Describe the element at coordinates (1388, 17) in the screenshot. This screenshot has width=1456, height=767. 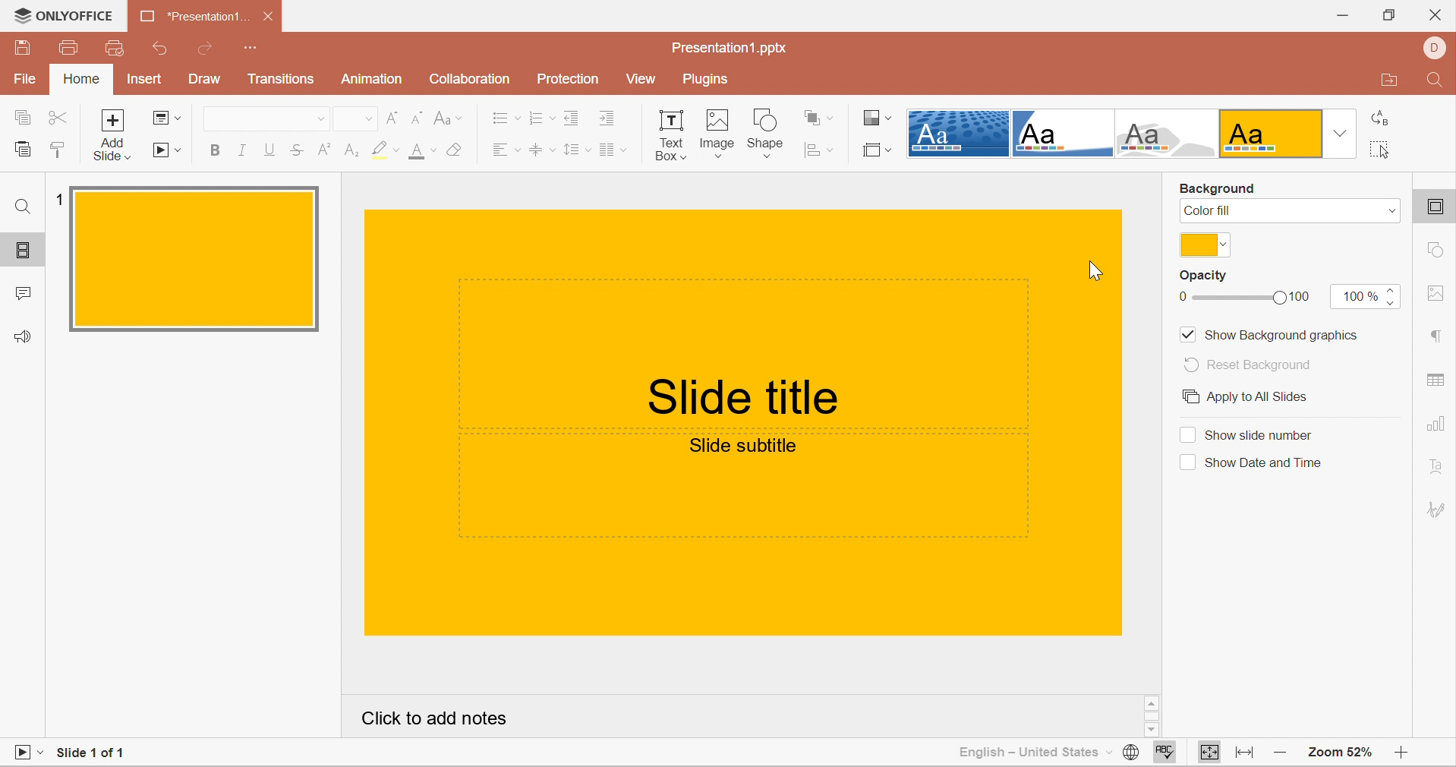
I see `Restore Down` at that location.